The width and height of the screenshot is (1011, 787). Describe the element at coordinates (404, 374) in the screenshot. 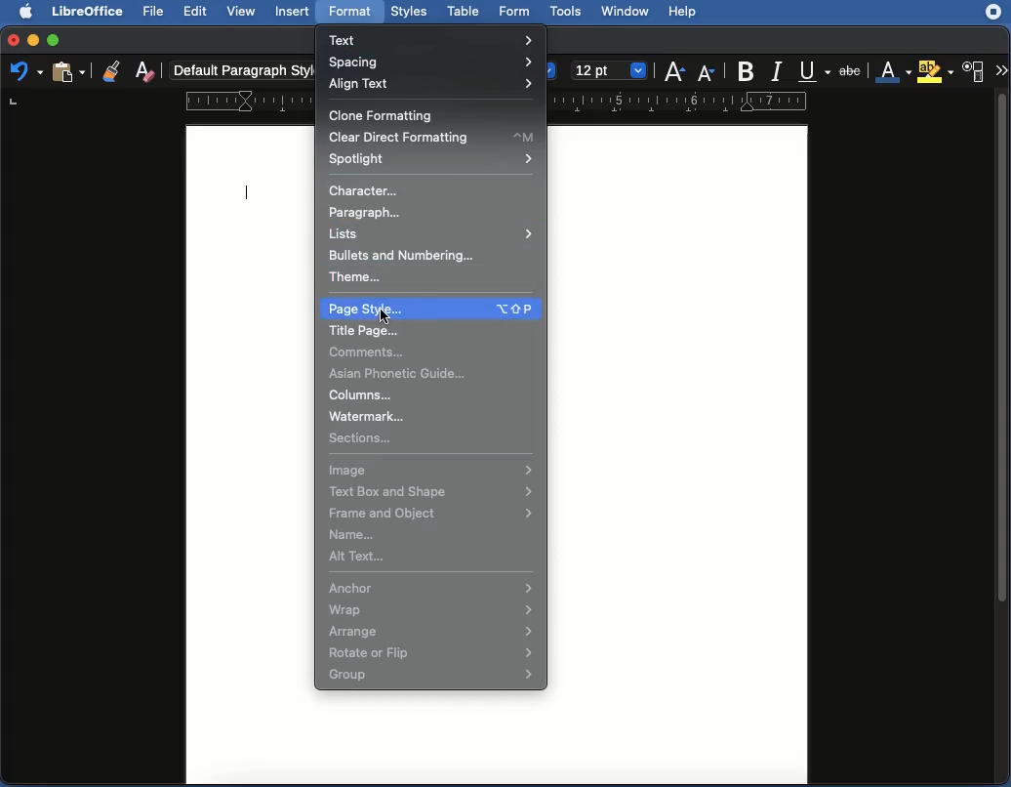

I see `Asian phonetic guide` at that location.